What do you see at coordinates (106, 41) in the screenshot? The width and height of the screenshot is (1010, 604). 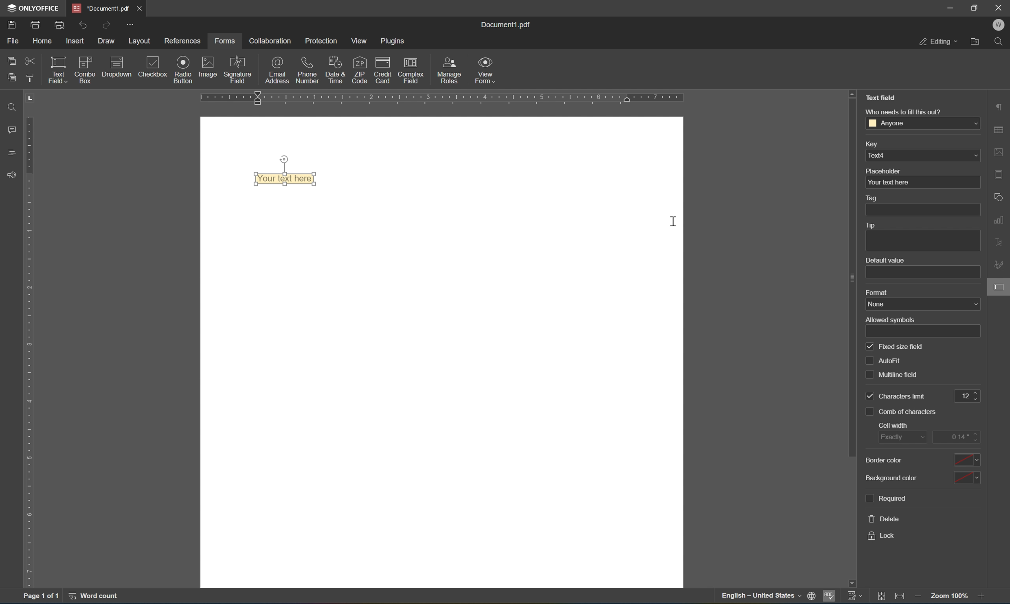 I see `draw` at bounding box center [106, 41].